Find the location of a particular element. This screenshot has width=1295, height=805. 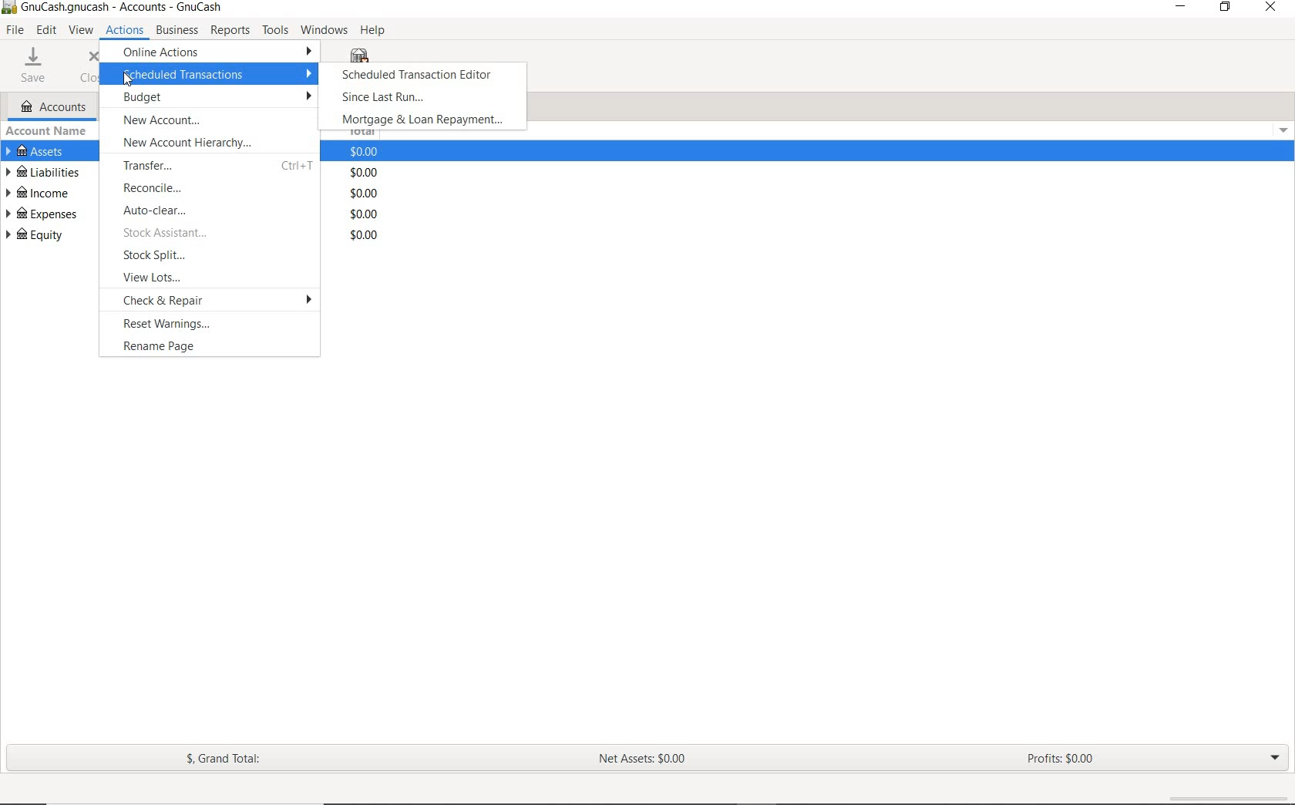

total is located at coordinates (364, 235).